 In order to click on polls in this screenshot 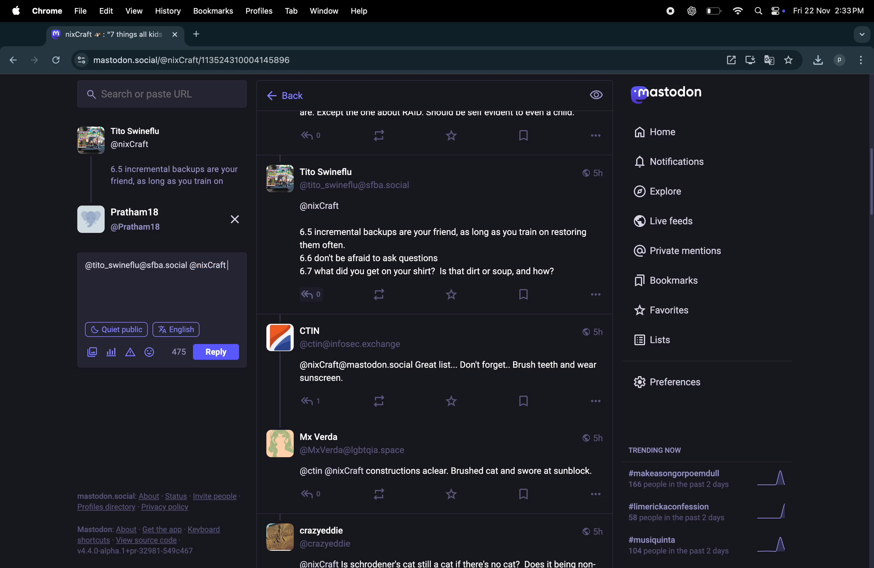, I will do `click(114, 354)`.